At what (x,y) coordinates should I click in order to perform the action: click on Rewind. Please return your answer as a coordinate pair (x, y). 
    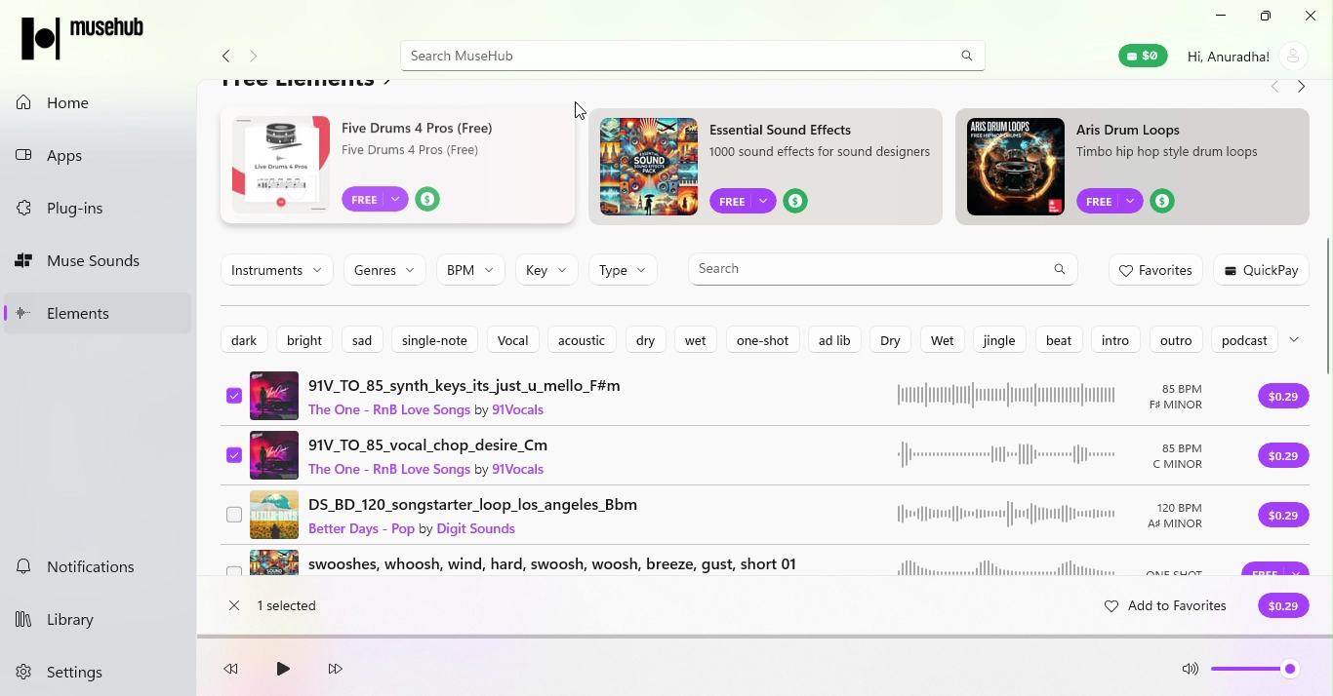
    Looking at the image, I should click on (236, 672).